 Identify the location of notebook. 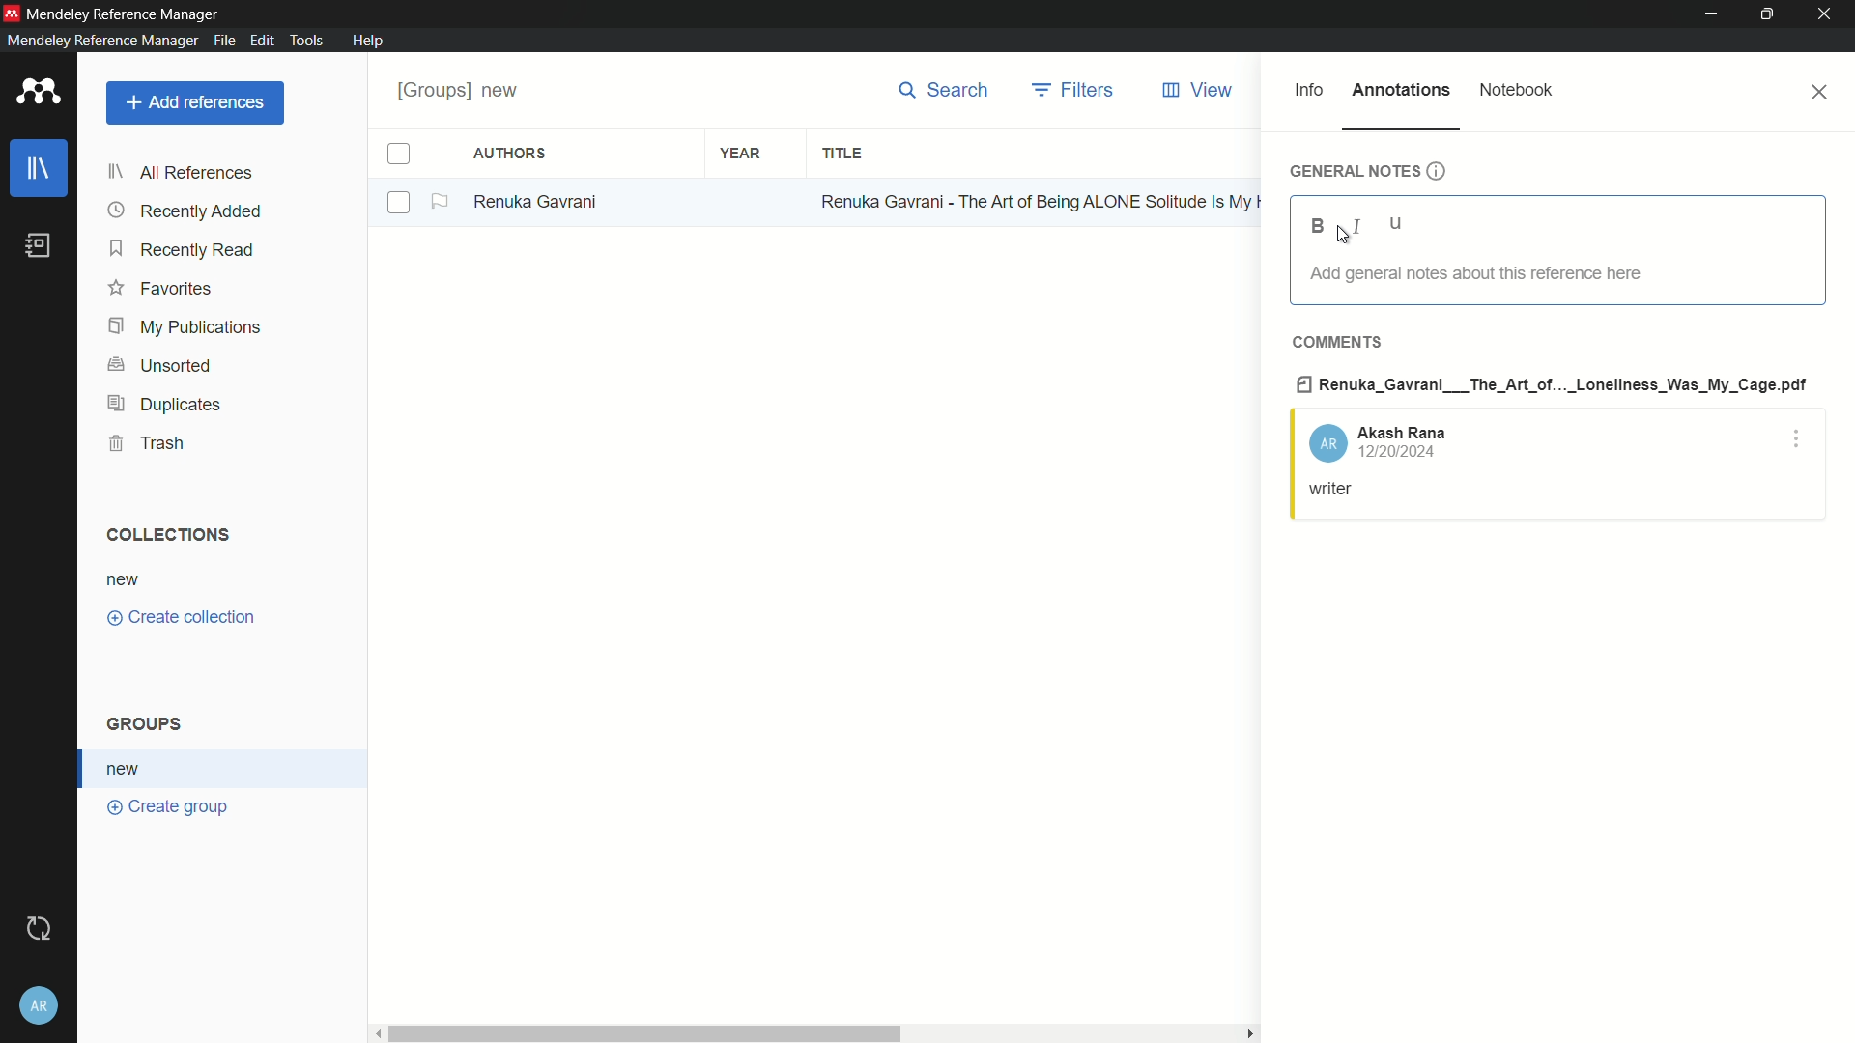
(1518, 89).